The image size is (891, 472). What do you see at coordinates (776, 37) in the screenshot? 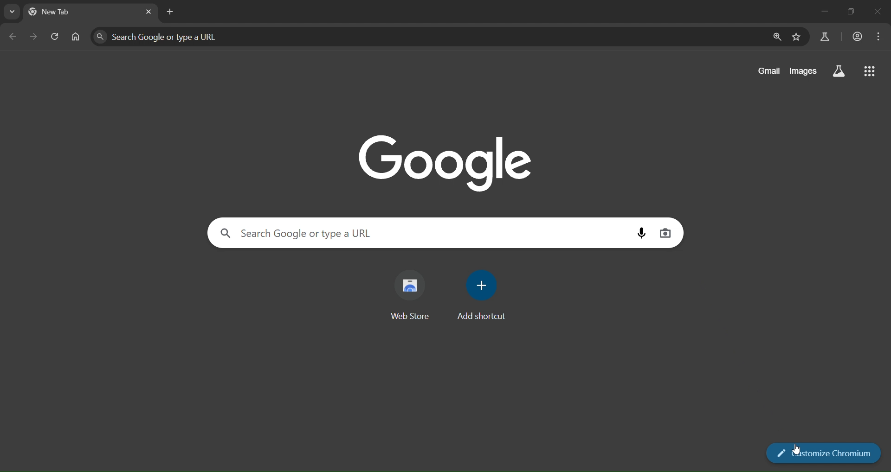
I see `zoom ` at bounding box center [776, 37].